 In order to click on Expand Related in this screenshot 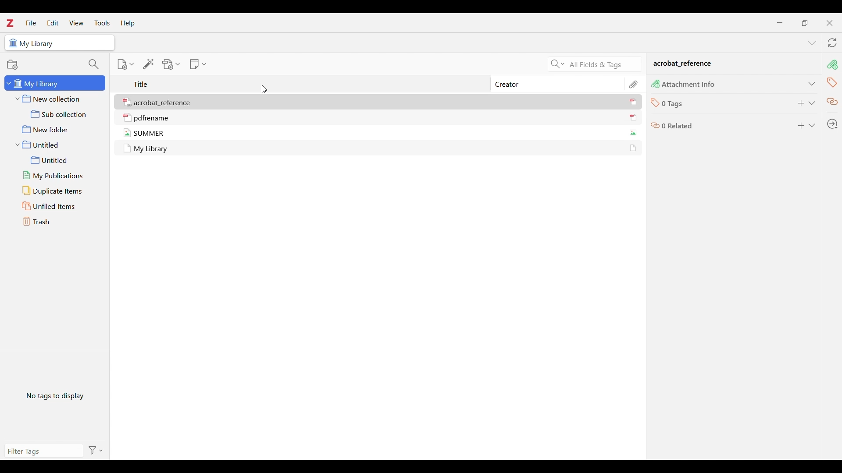, I will do `click(812, 125)`.